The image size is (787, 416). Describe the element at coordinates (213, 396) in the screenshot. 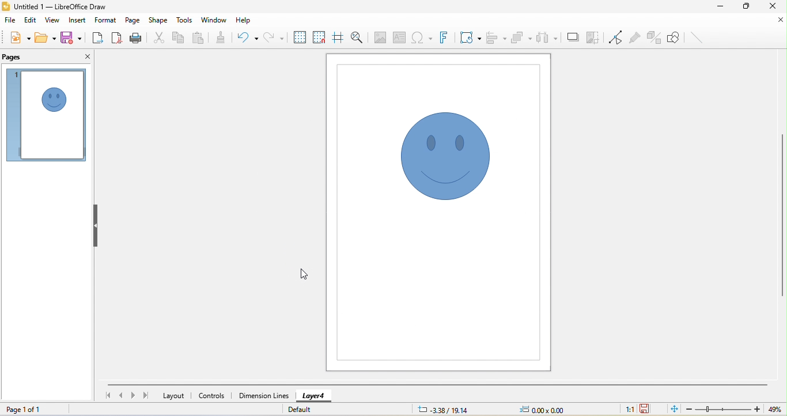

I see `controls` at that location.